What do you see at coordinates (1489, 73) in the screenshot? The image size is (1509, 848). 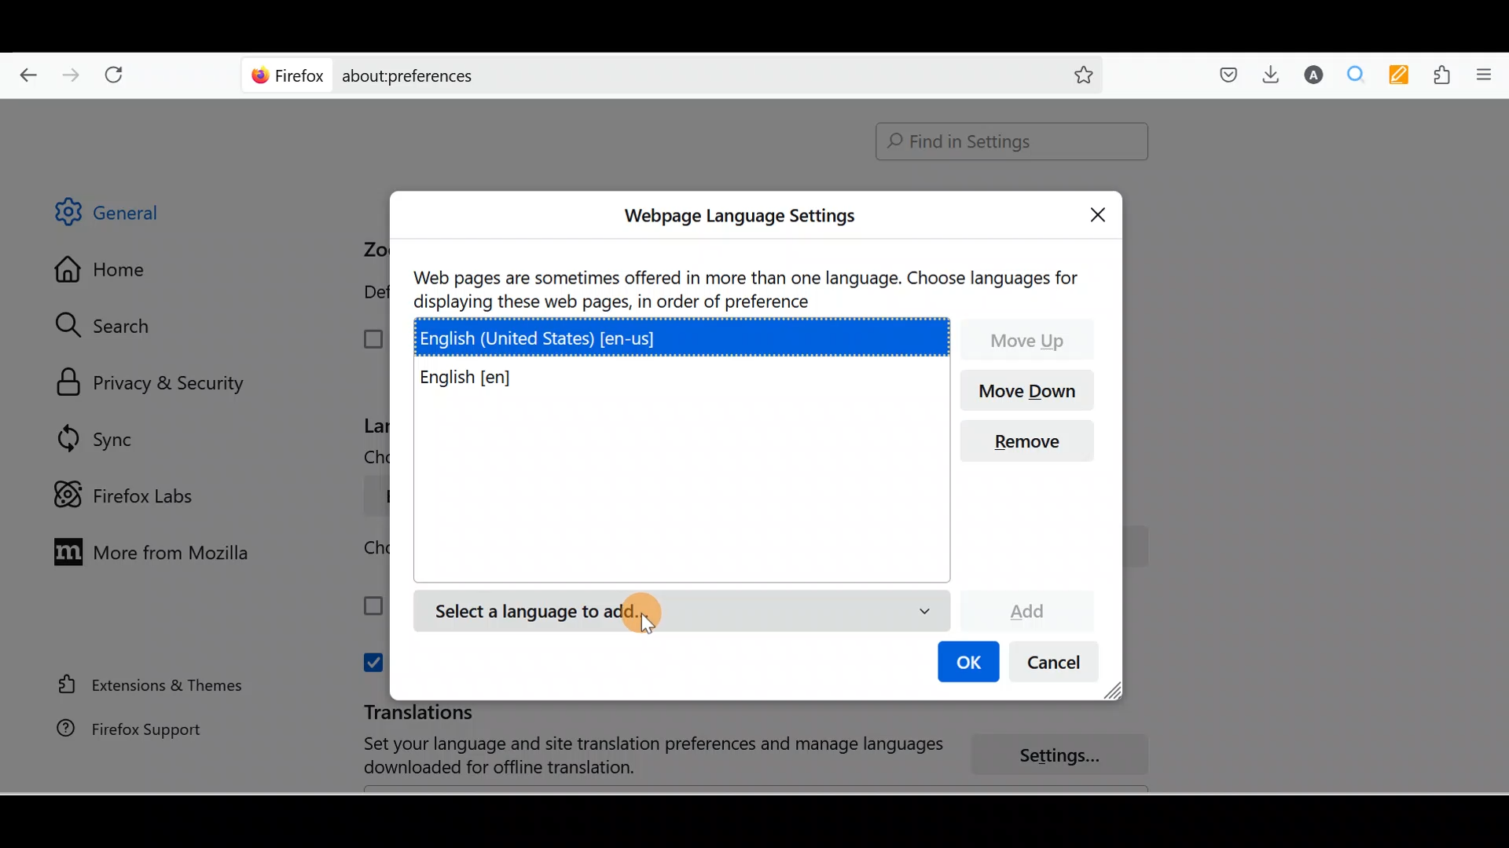 I see `Open application menu` at bounding box center [1489, 73].